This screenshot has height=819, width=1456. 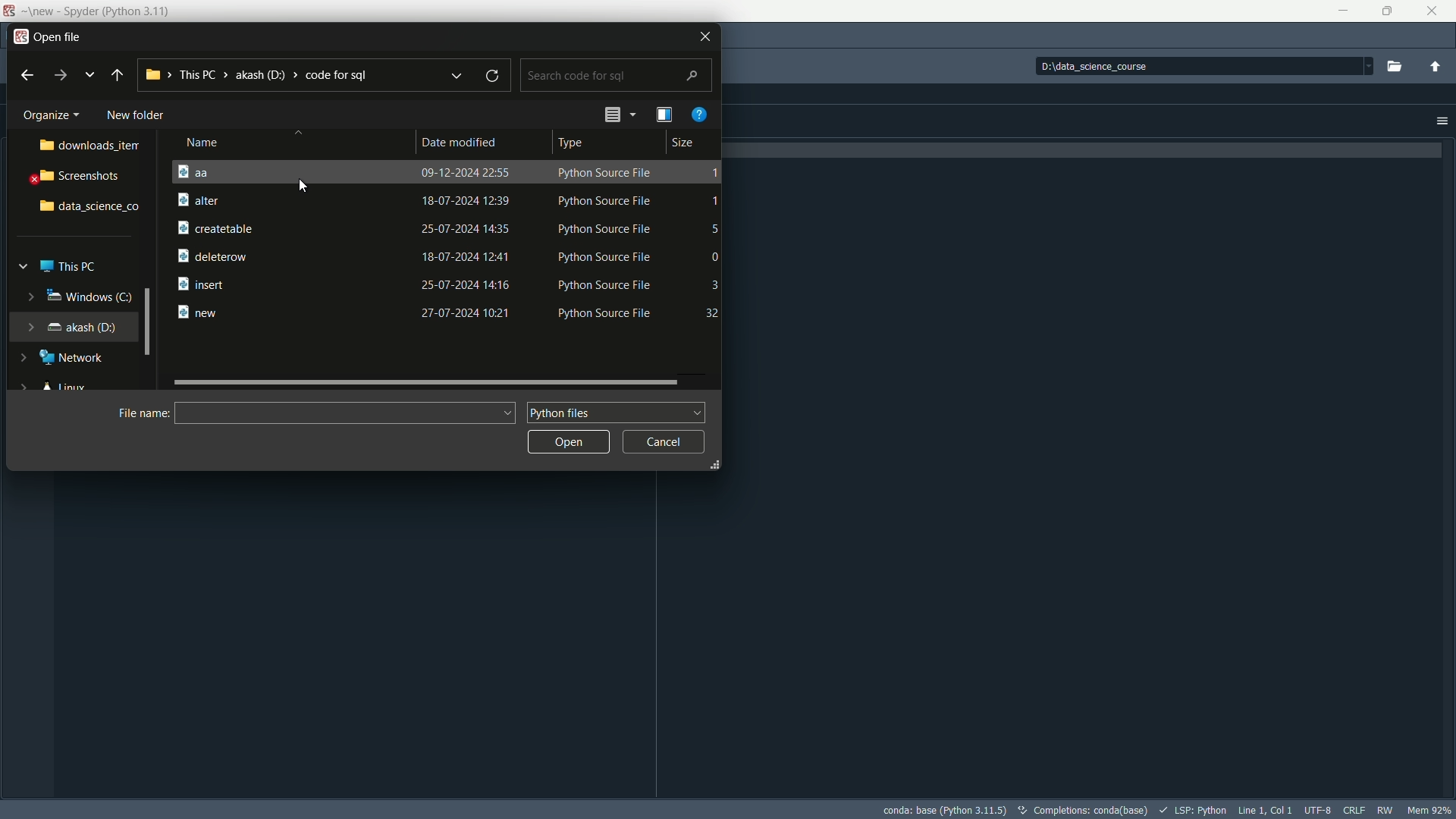 I want to click on Next, so click(x=62, y=77).